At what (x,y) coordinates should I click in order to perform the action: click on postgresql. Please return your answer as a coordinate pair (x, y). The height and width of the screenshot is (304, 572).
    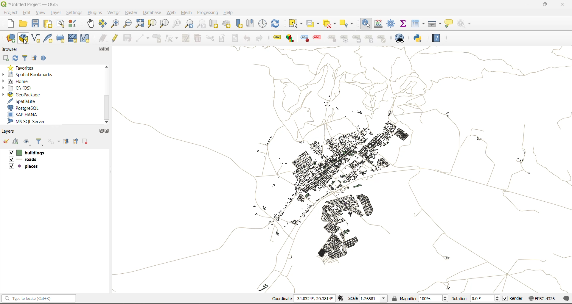
    Looking at the image, I should click on (28, 108).